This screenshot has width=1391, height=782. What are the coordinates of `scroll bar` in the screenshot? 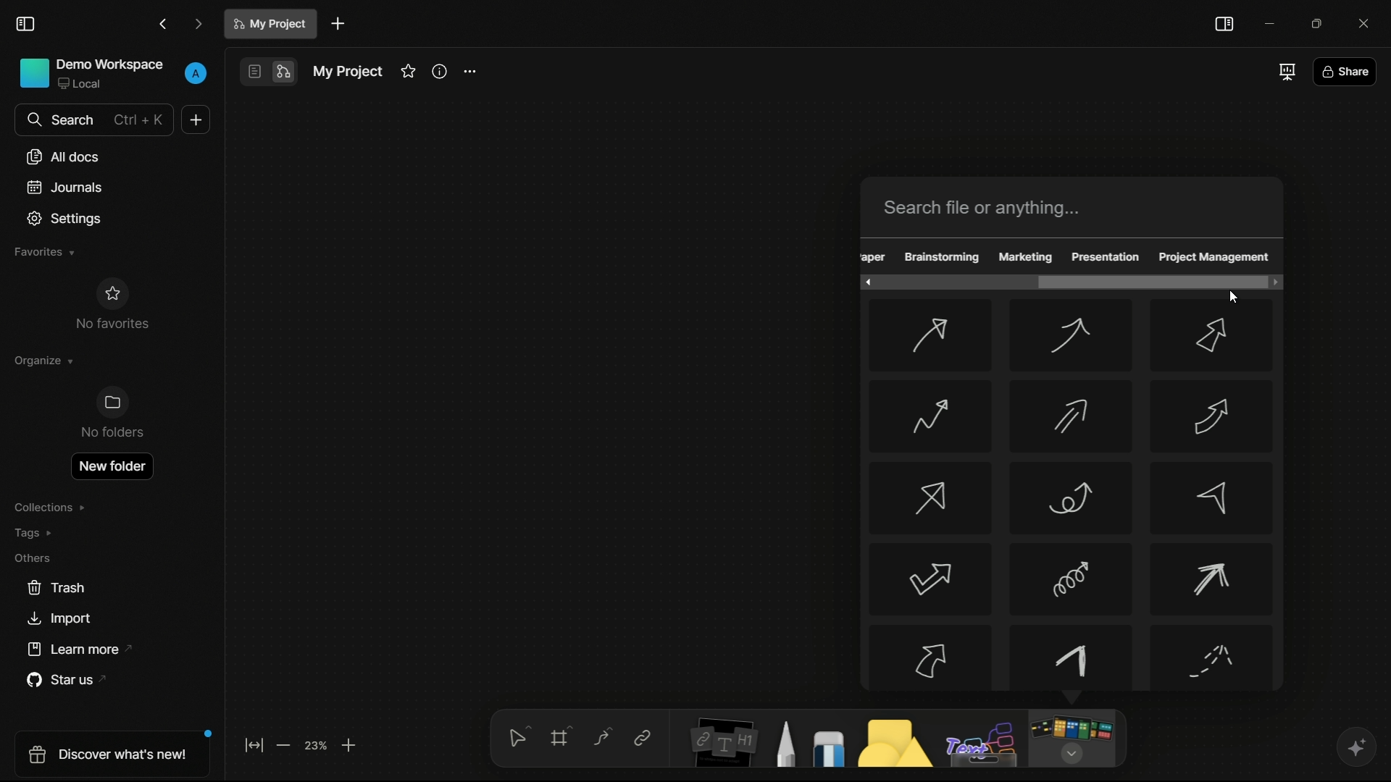 It's located at (1148, 281).